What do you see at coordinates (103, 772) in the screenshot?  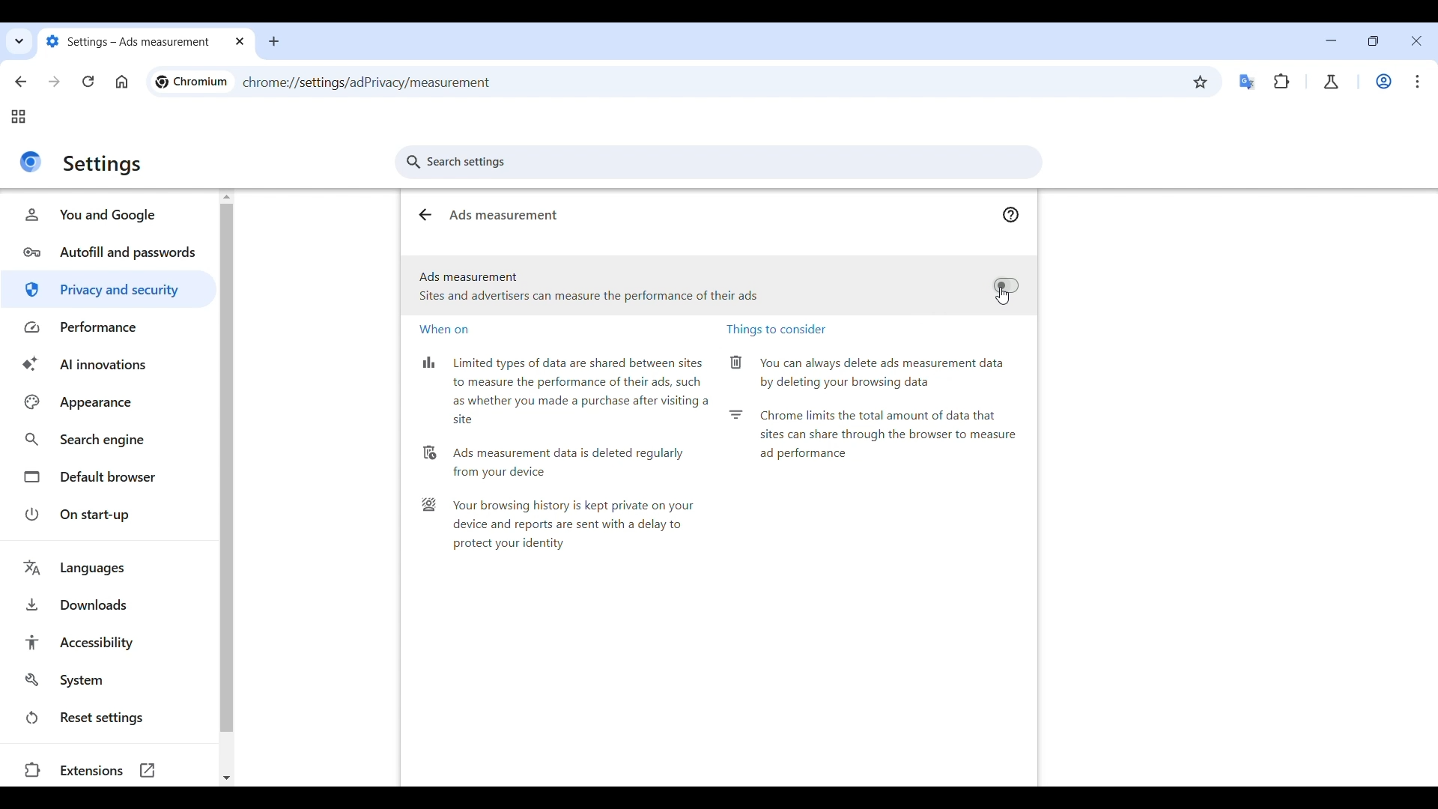 I see `Extensions` at bounding box center [103, 772].